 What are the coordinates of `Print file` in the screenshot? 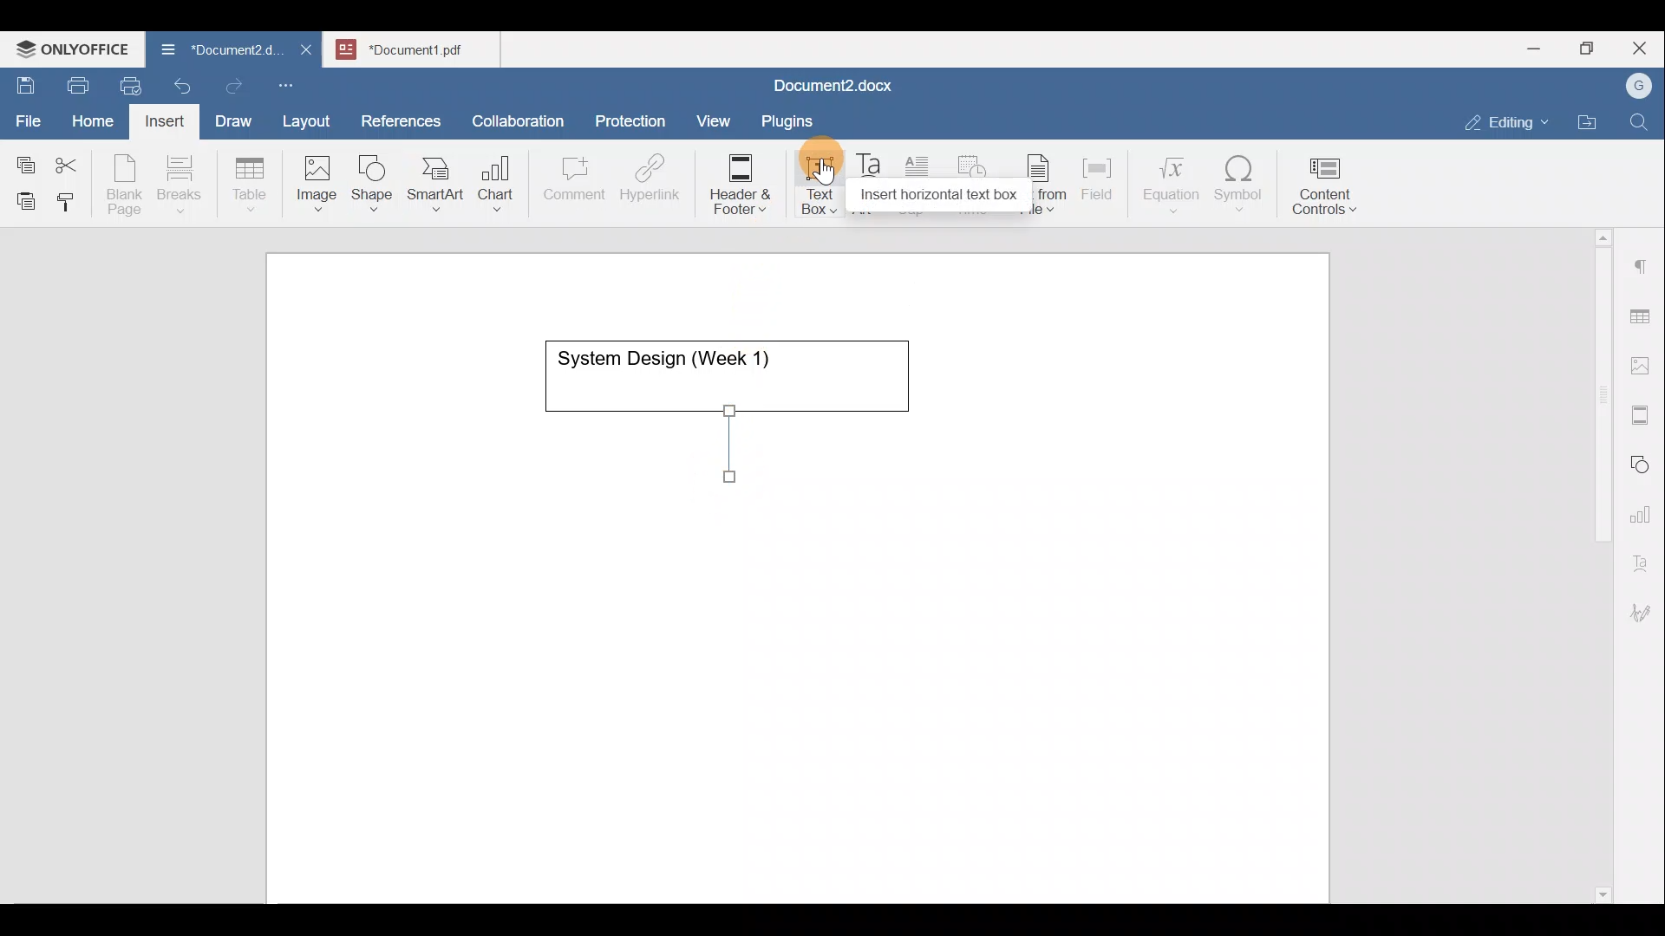 It's located at (75, 82).